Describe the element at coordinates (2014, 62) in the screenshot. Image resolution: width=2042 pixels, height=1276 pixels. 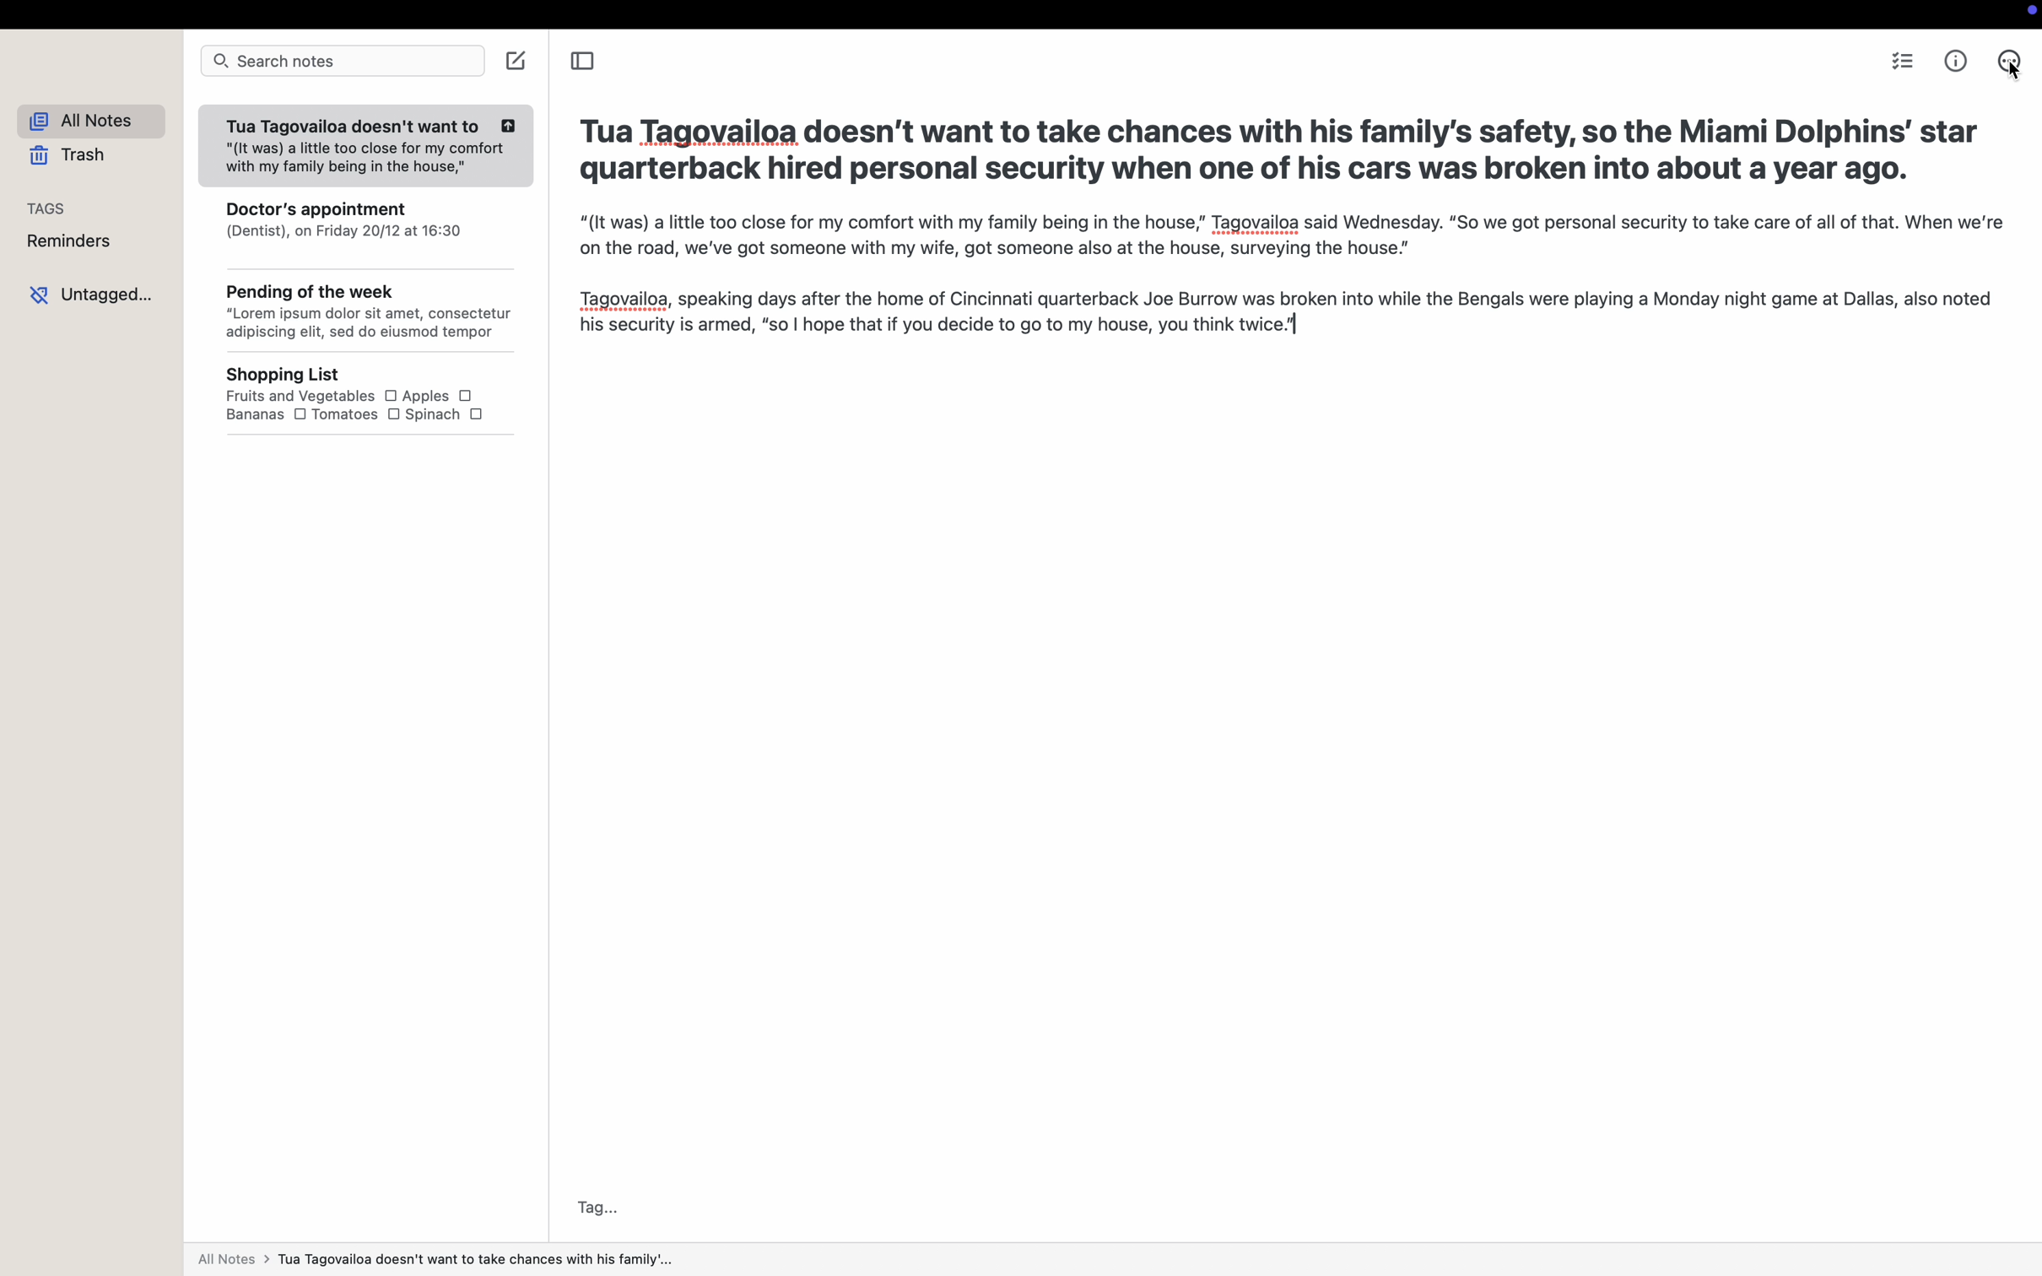
I see `click on more options` at that location.